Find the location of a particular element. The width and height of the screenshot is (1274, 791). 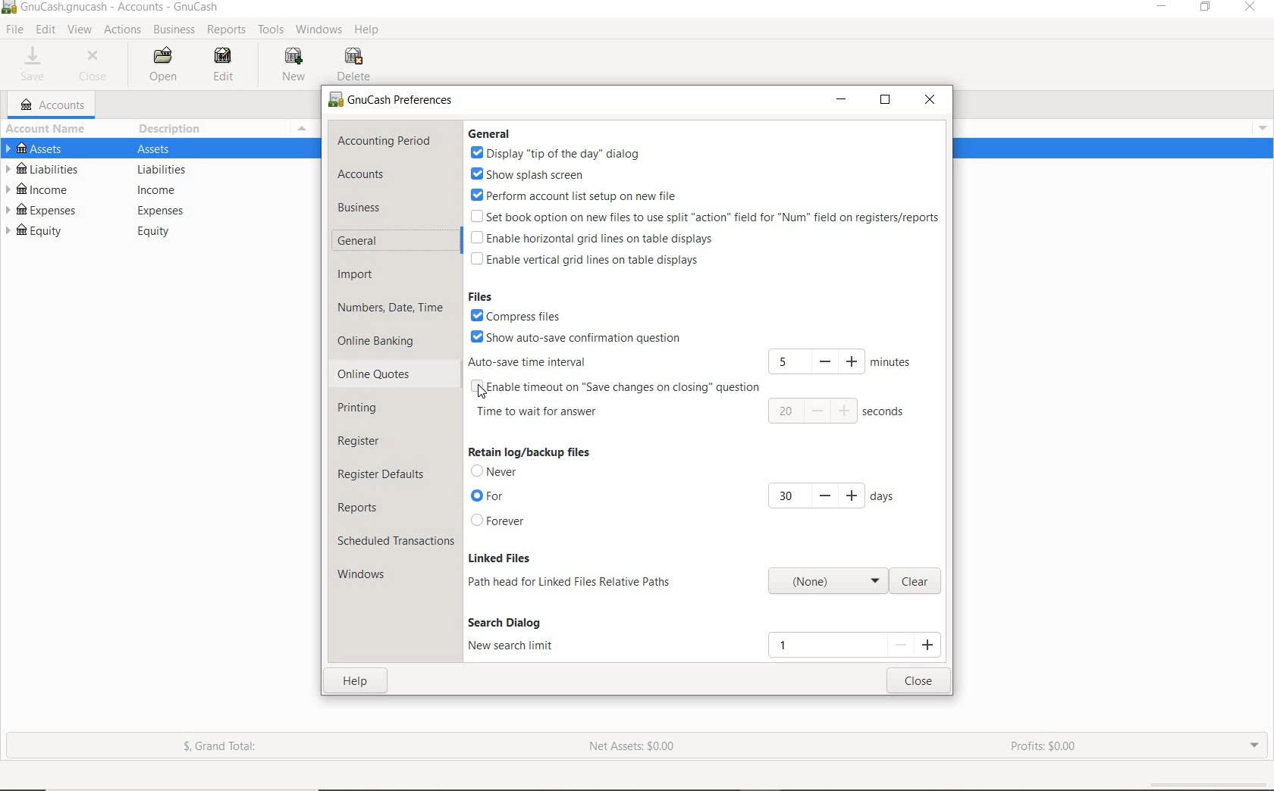

GENERAL is located at coordinates (371, 242).